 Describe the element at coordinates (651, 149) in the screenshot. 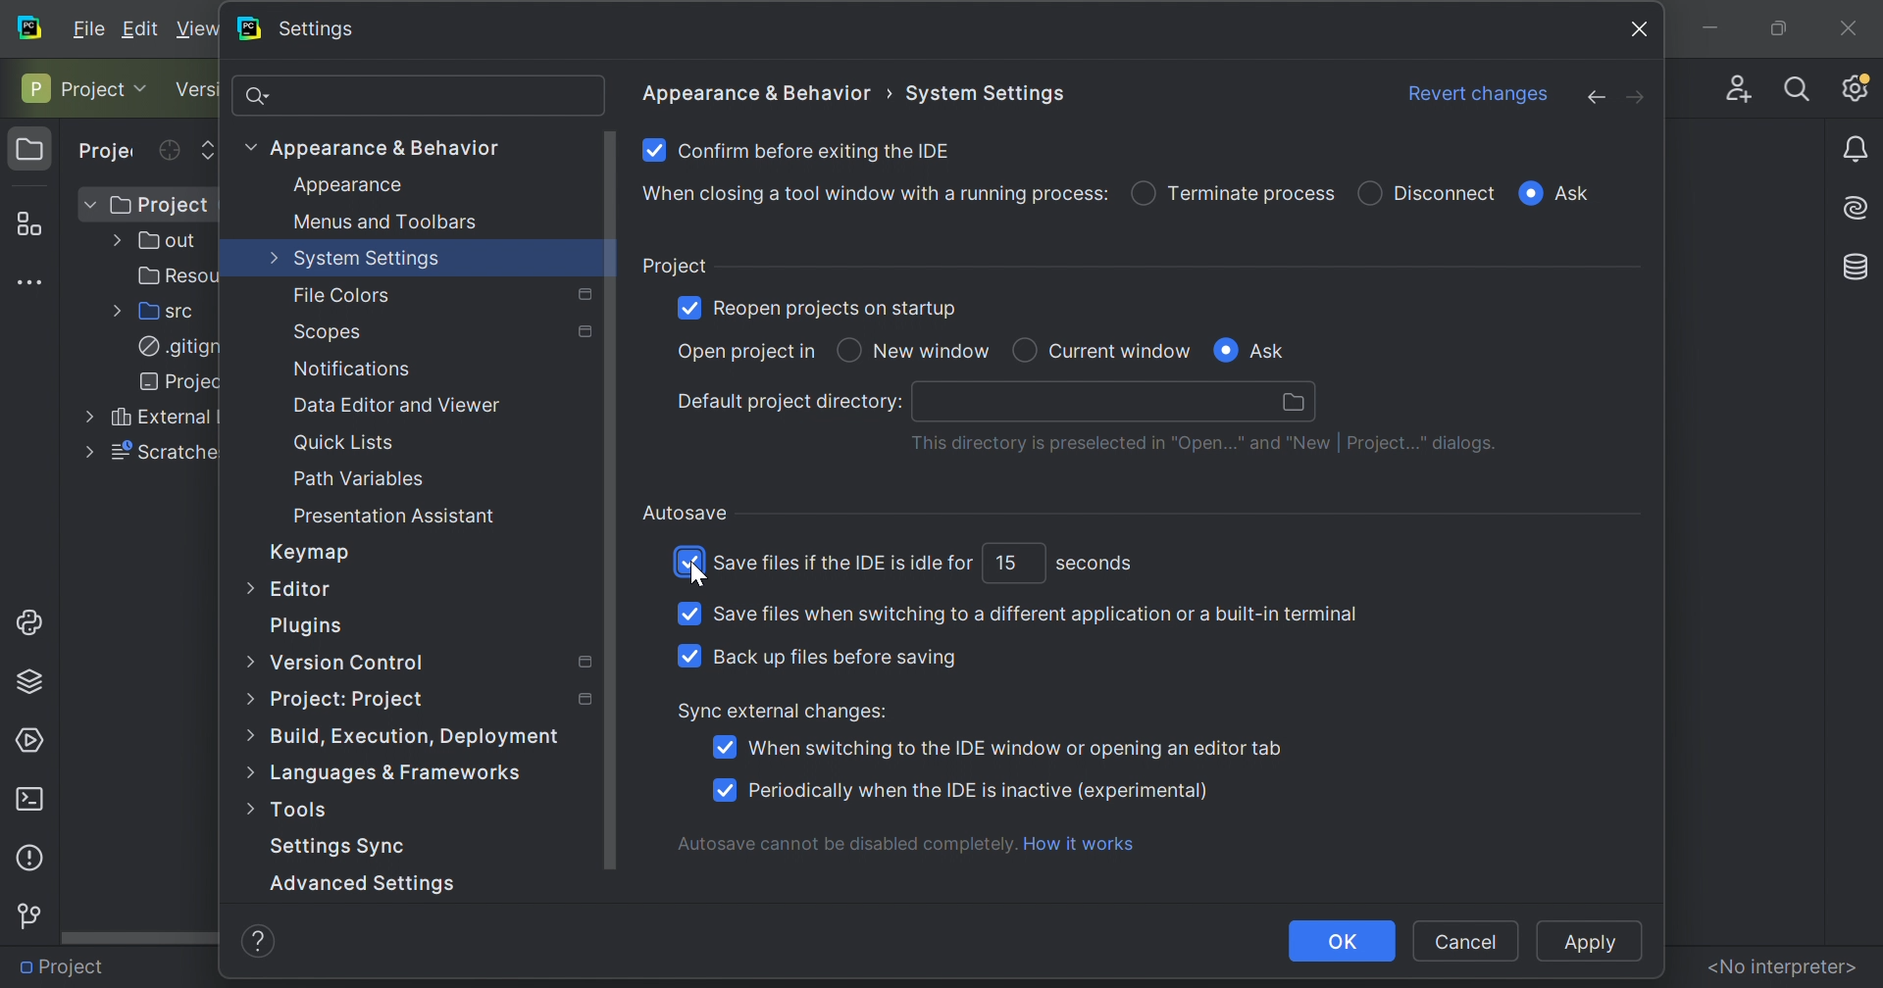

I see `Checkbox` at that location.